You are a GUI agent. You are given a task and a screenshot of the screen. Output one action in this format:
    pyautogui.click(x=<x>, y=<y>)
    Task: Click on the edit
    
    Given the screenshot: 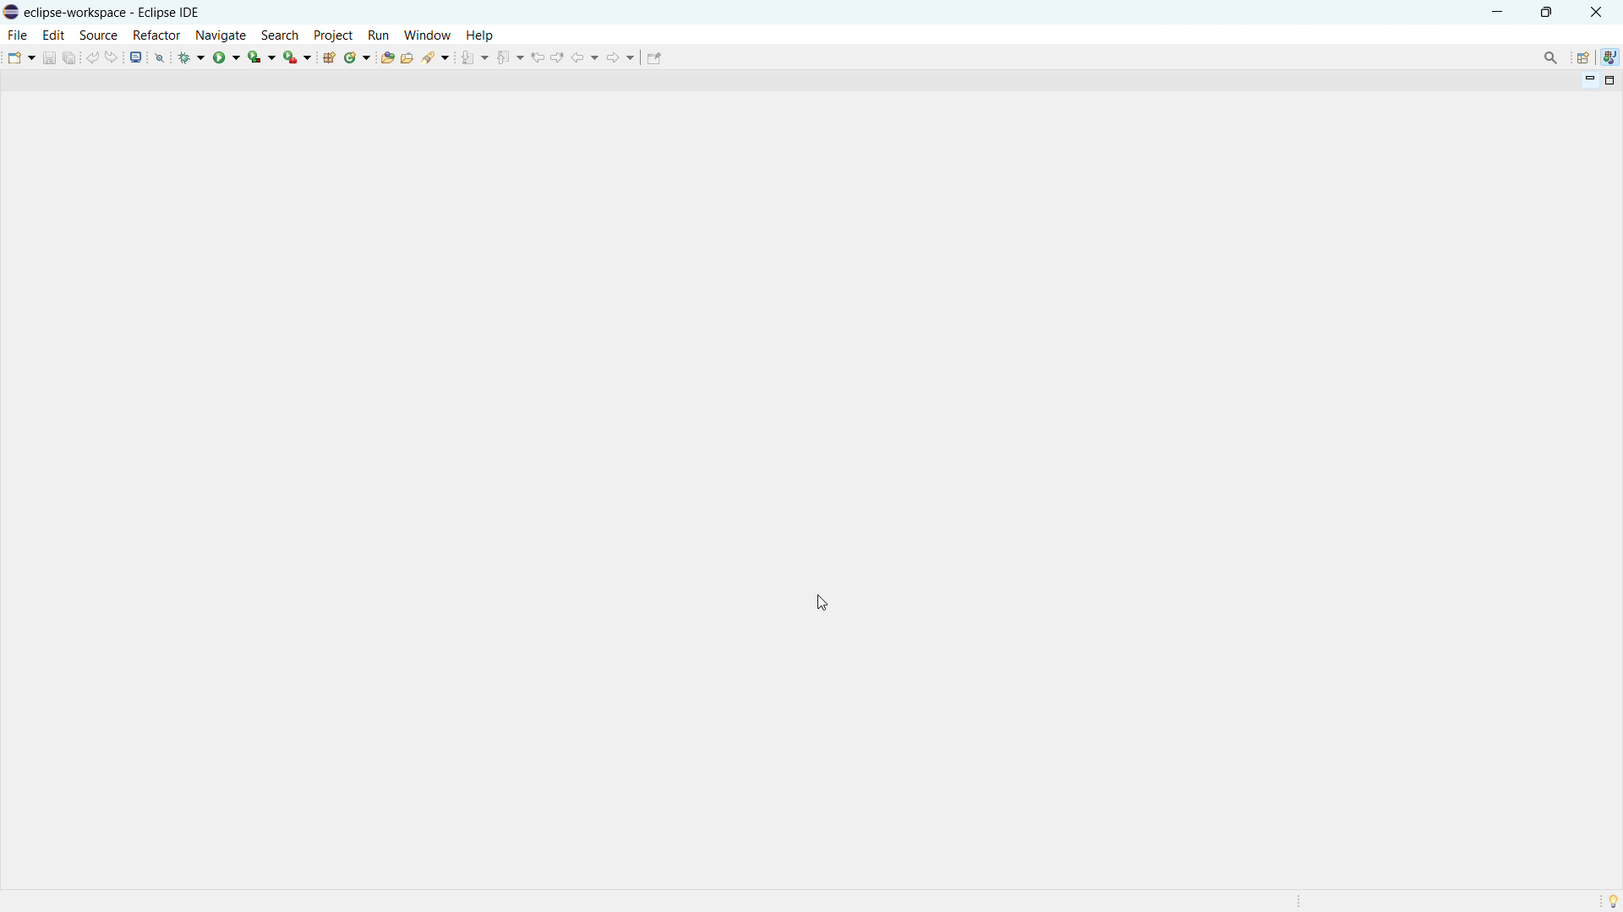 What is the action you would take?
    pyautogui.click(x=54, y=35)
    